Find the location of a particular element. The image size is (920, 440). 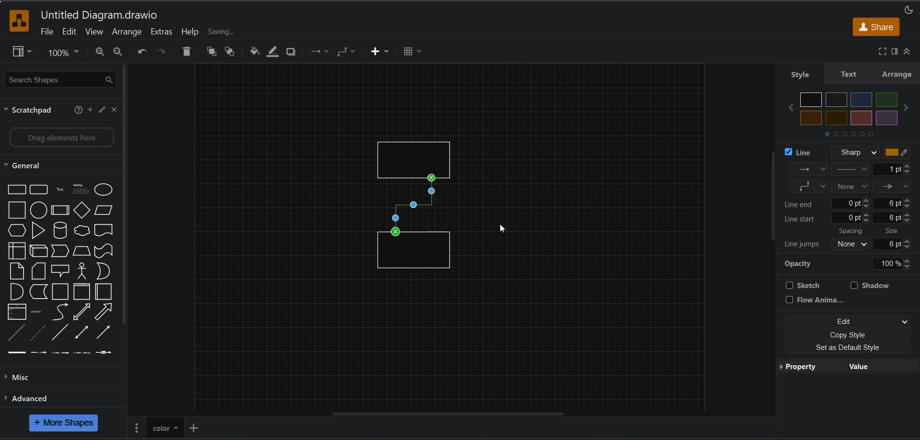

Cube is located at coordinates (39, 251).